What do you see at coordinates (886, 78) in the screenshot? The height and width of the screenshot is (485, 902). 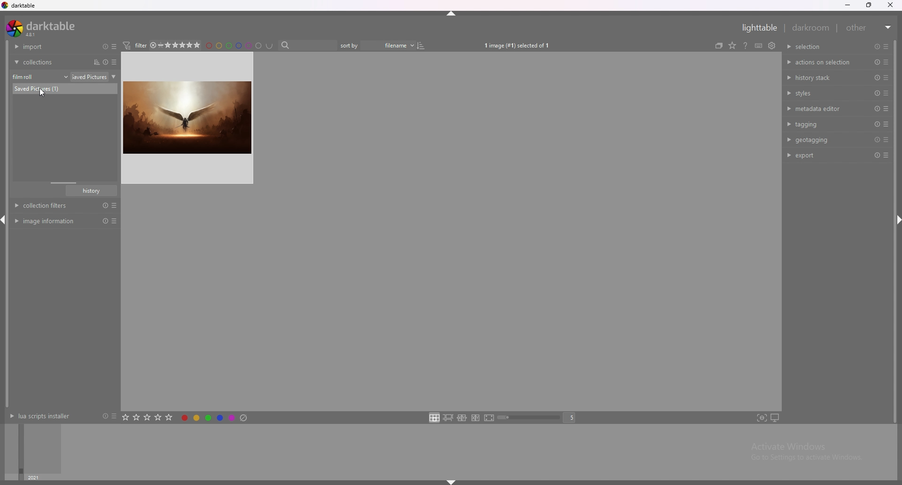 I see `presets` at bounding box center [886, 78].